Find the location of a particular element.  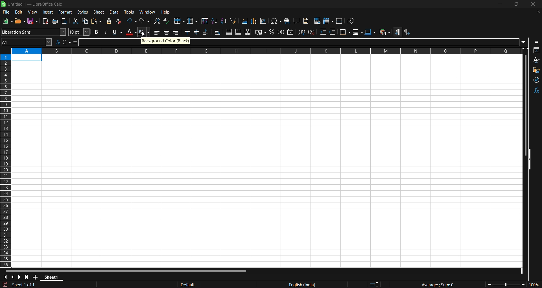

align center is located at coordinates (167, 31).